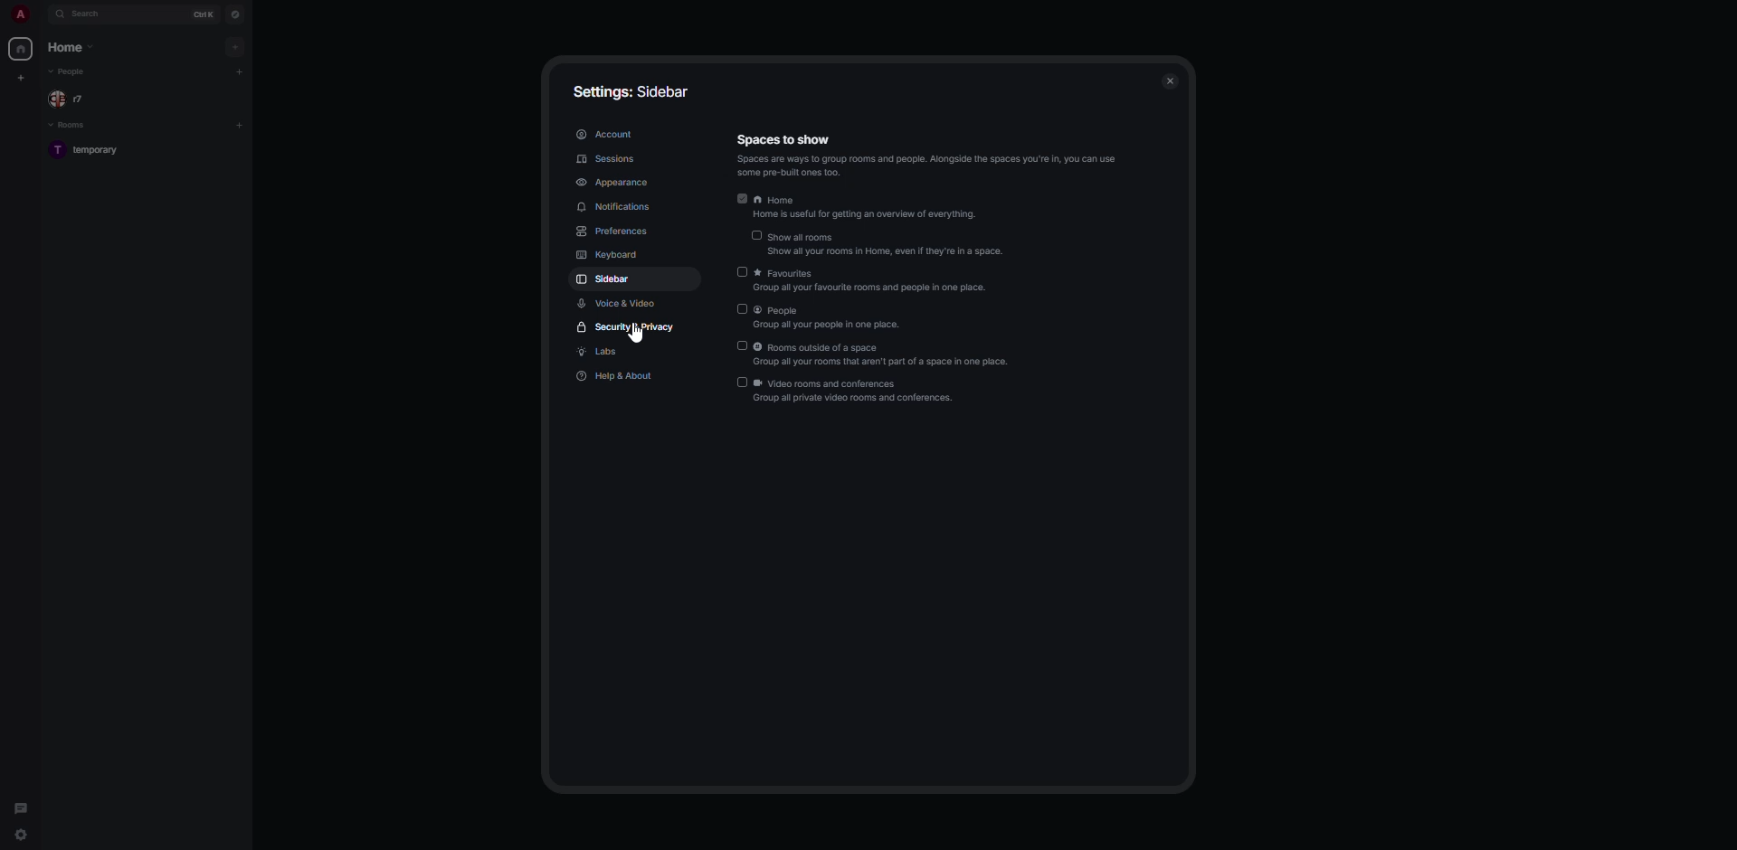  What do you see at coordinates (610, 160) in the screenshot?
I see `sessions` at bounding box center [610, 160].